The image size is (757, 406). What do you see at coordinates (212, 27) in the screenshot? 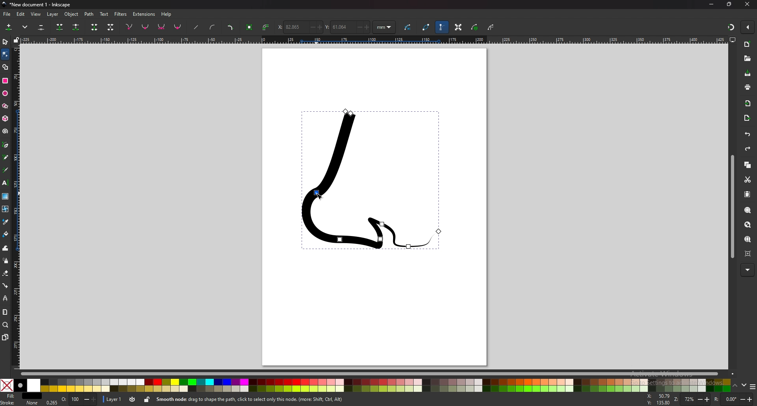
I see `add curve handles` at bounding box center [212, 27].